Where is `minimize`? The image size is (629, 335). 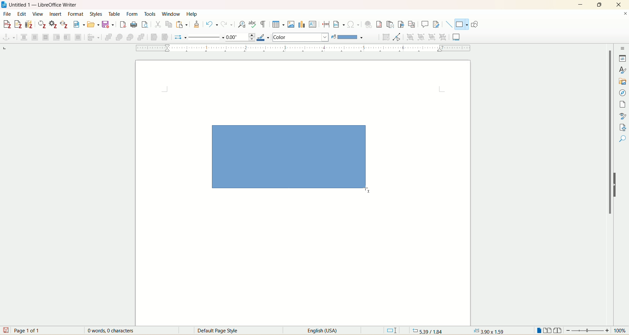 minimize is located at coordinates (580, 4).